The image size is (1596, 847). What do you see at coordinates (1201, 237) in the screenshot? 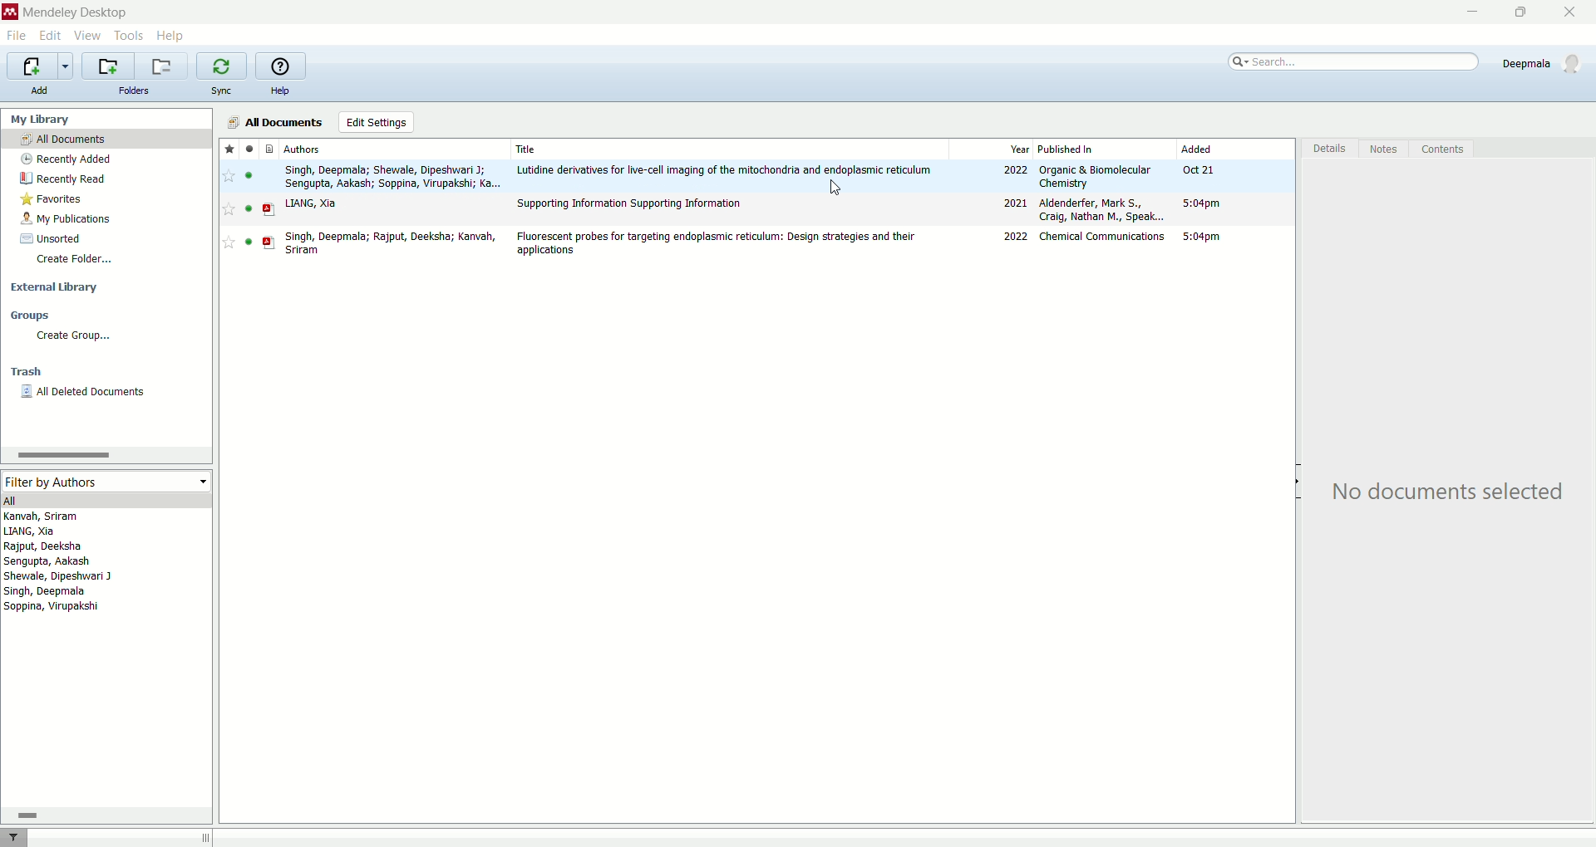
I see `5:04pm` at bounding box center [1201, 237].